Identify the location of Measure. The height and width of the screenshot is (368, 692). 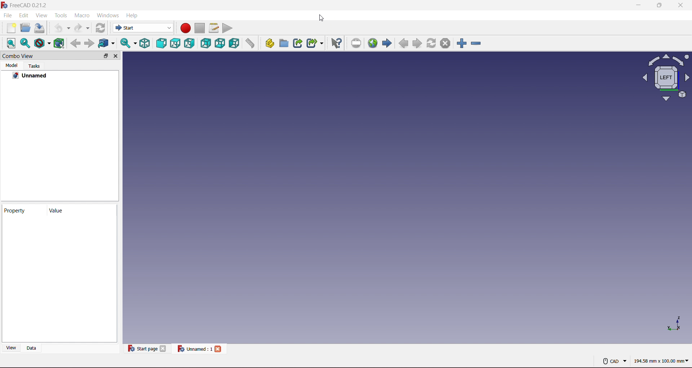
(250, 43).